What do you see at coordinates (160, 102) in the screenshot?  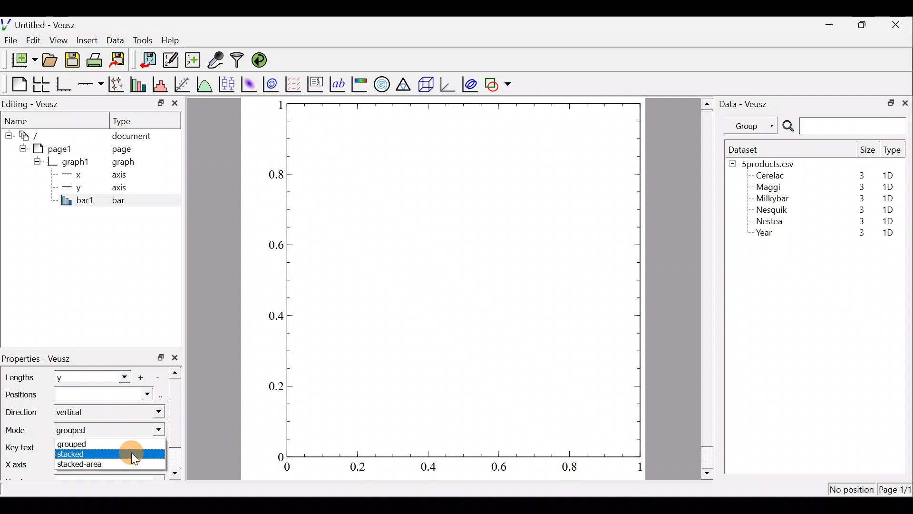 I see `minimize` at bounding box center [160, 102].